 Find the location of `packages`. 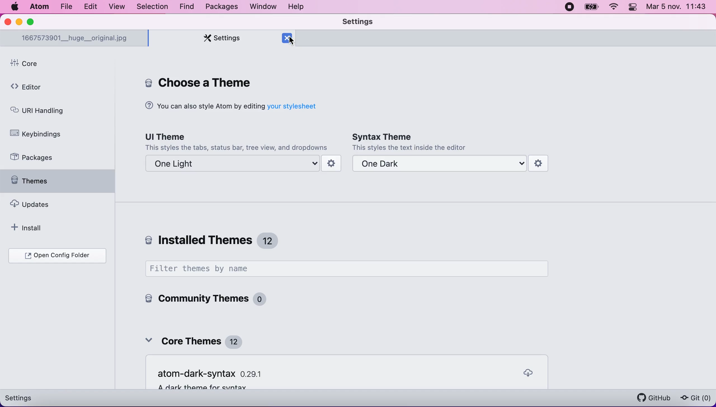

packages is located at coordinates (220, 7).